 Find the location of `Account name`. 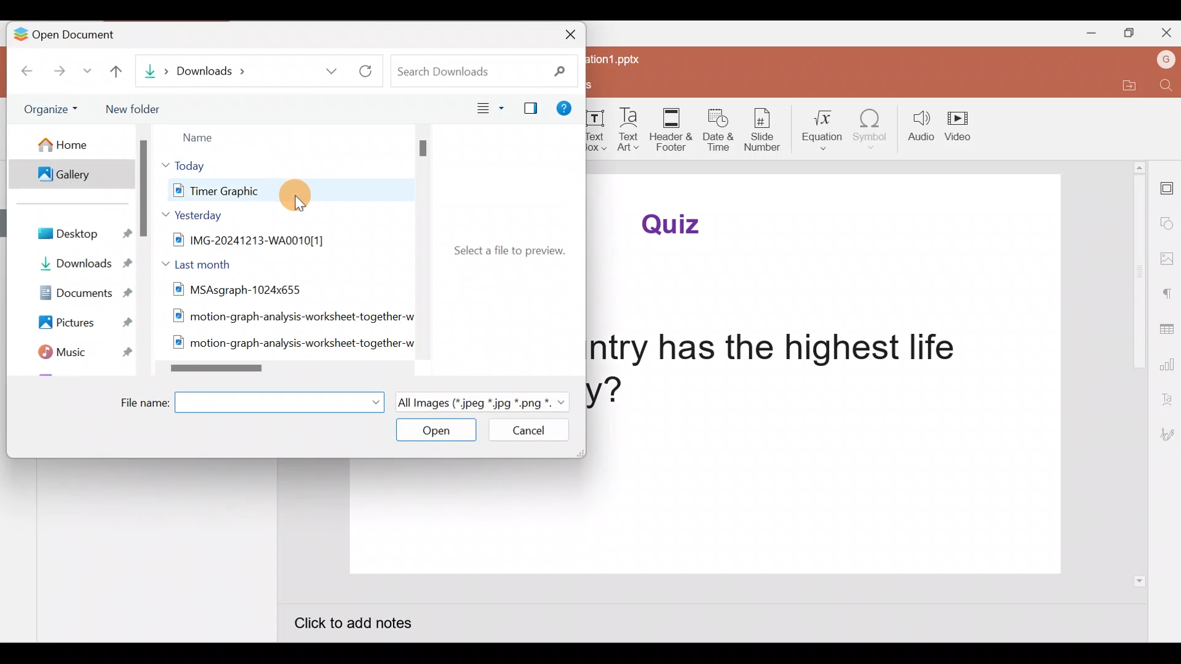

Account name is located at coordinates (1163, 60).